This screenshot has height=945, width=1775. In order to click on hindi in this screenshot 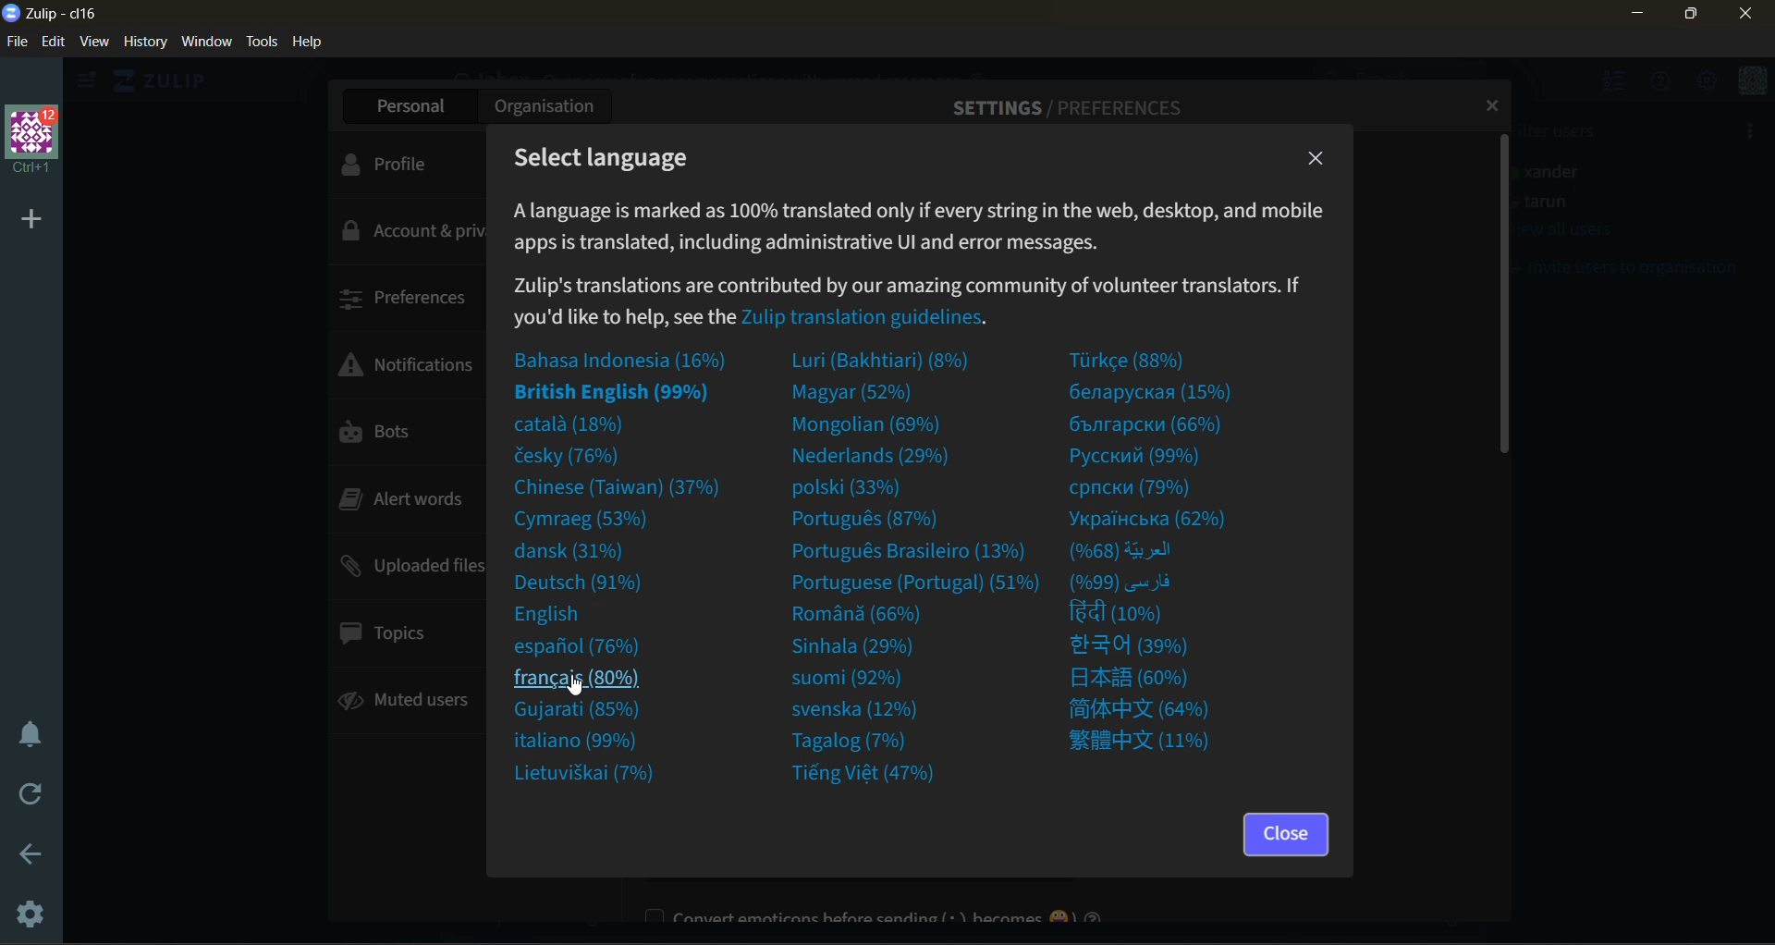, I will do `click(1120, 612)`.